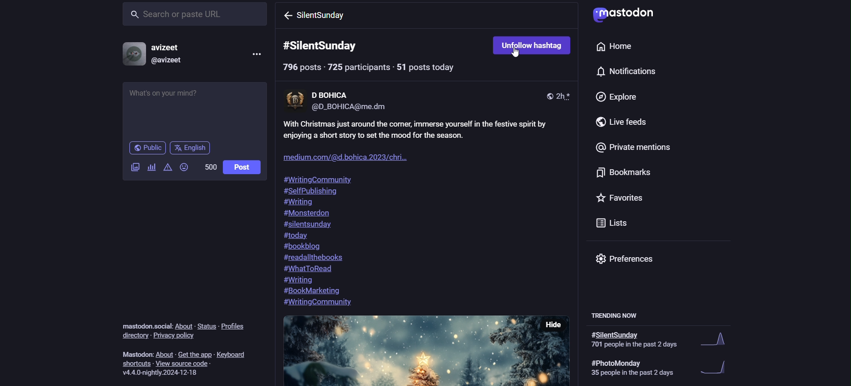 This screenshot has width=851, height=386. I want to click on #photoMonday 35 people in the past 2 days, so click(672, 366).